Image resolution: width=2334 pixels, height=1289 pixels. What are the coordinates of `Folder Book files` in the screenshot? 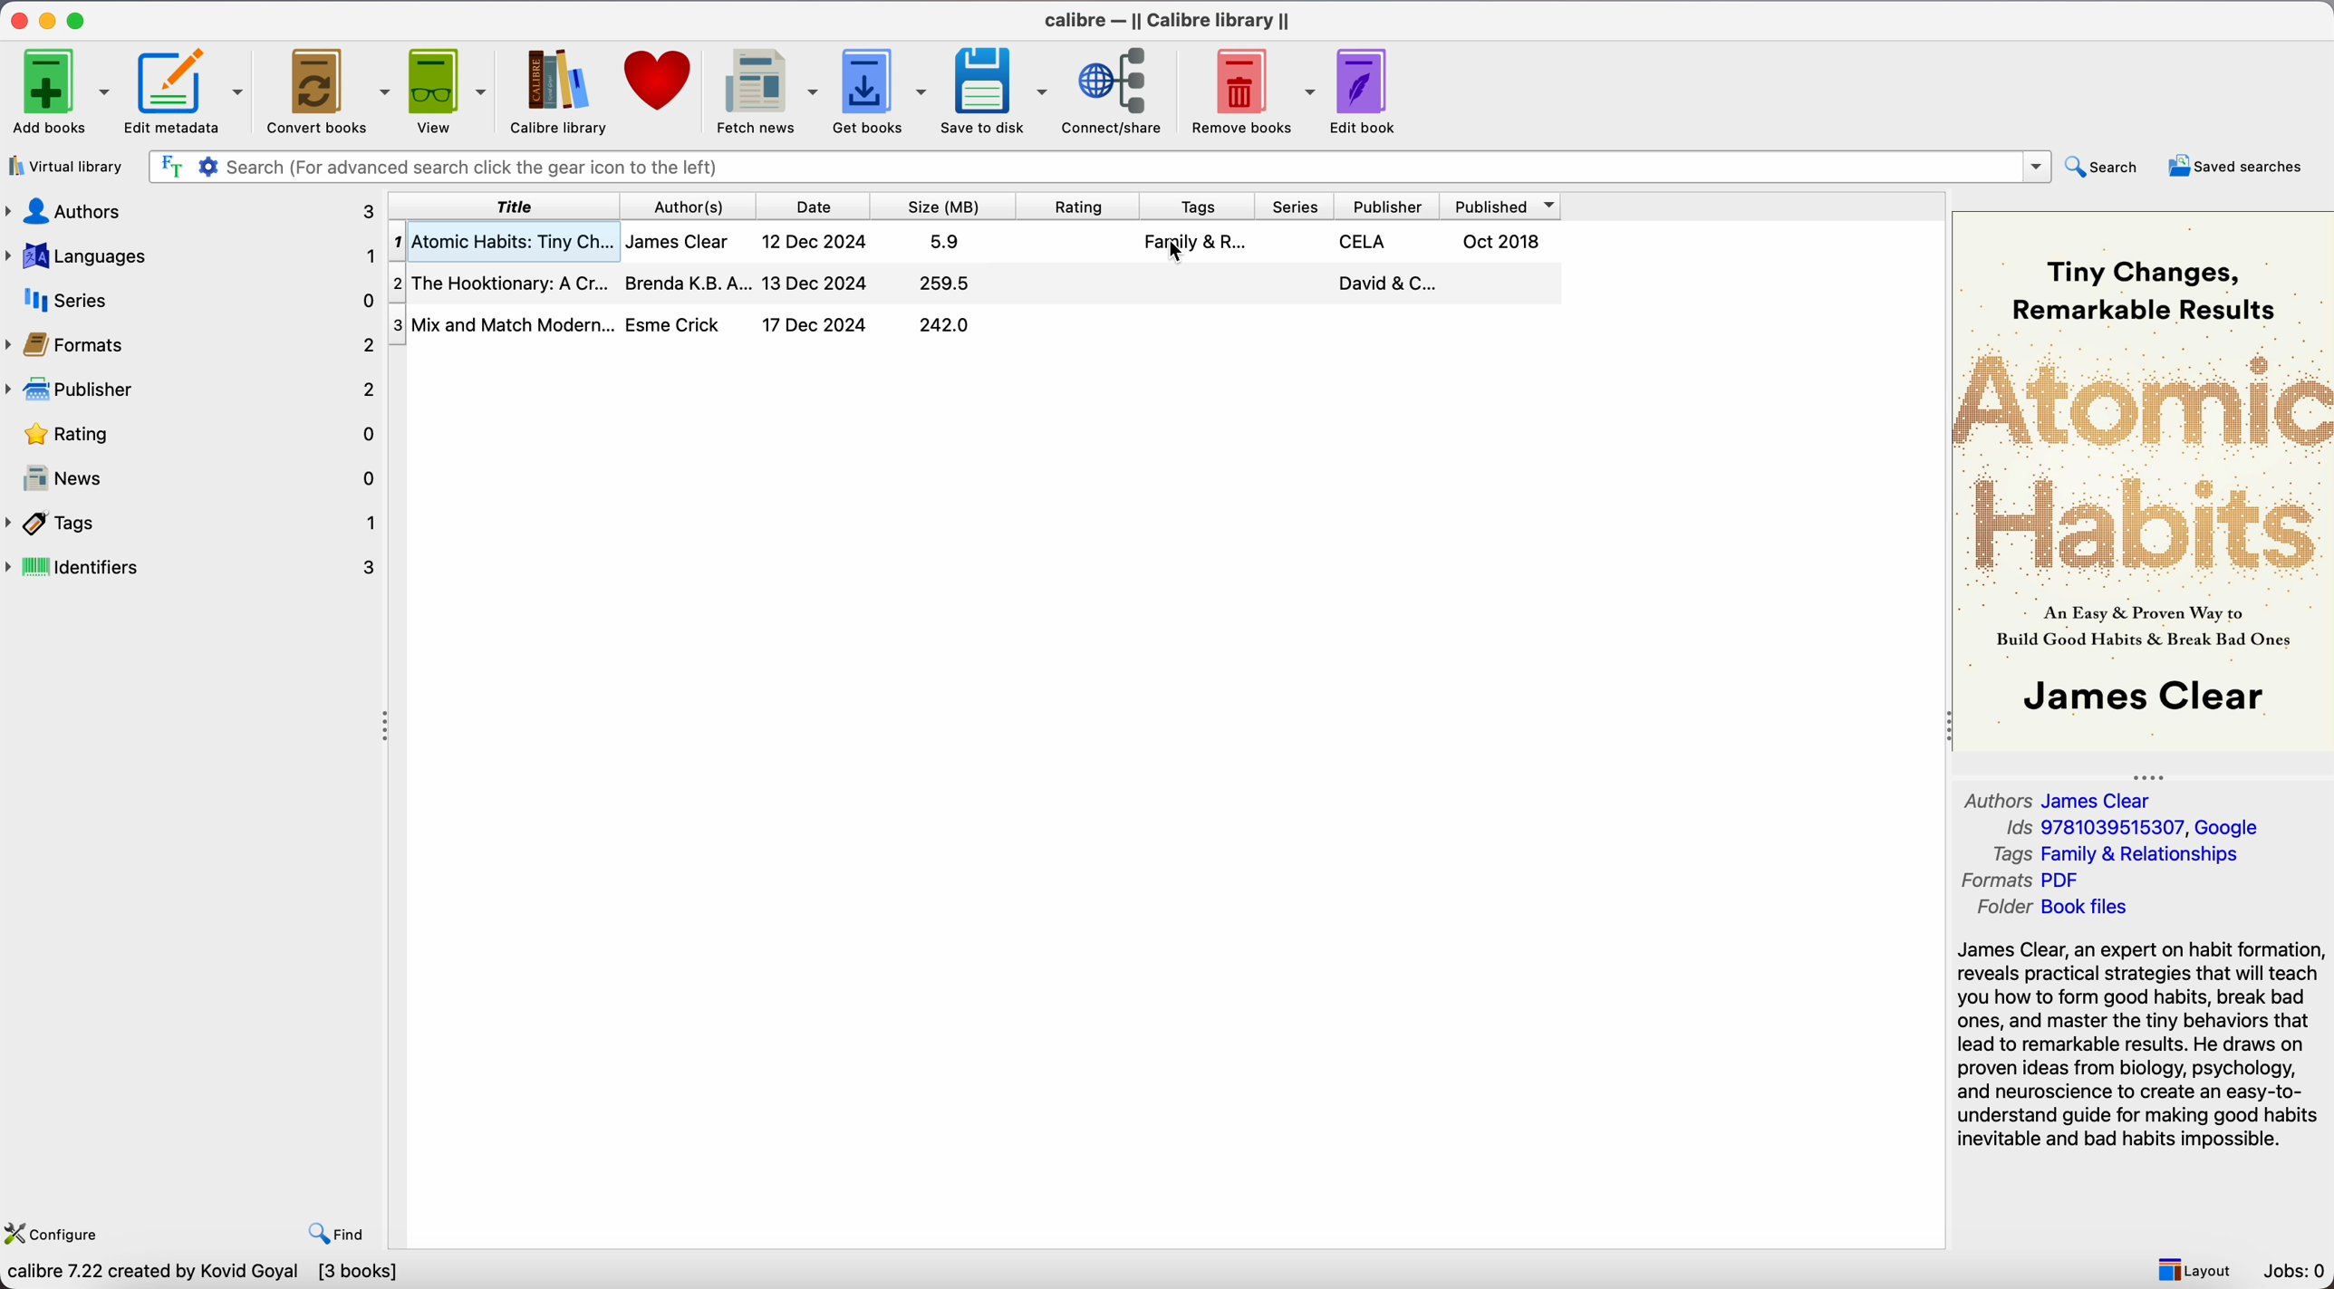 It's located at (2054, 909).